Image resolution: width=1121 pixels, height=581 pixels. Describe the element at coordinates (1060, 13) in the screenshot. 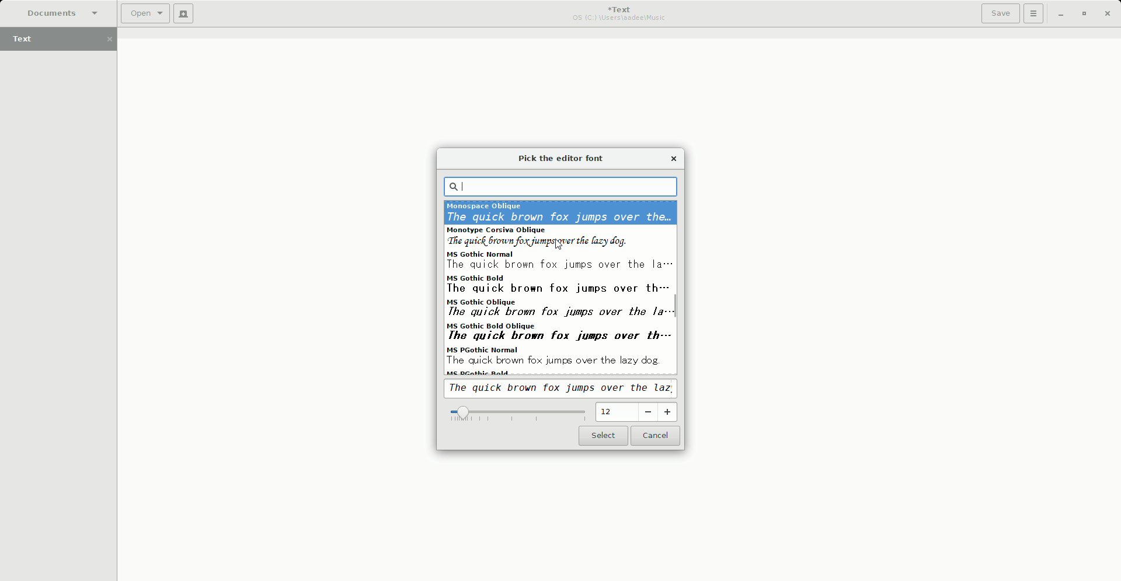

I see `Minimize` at that location.